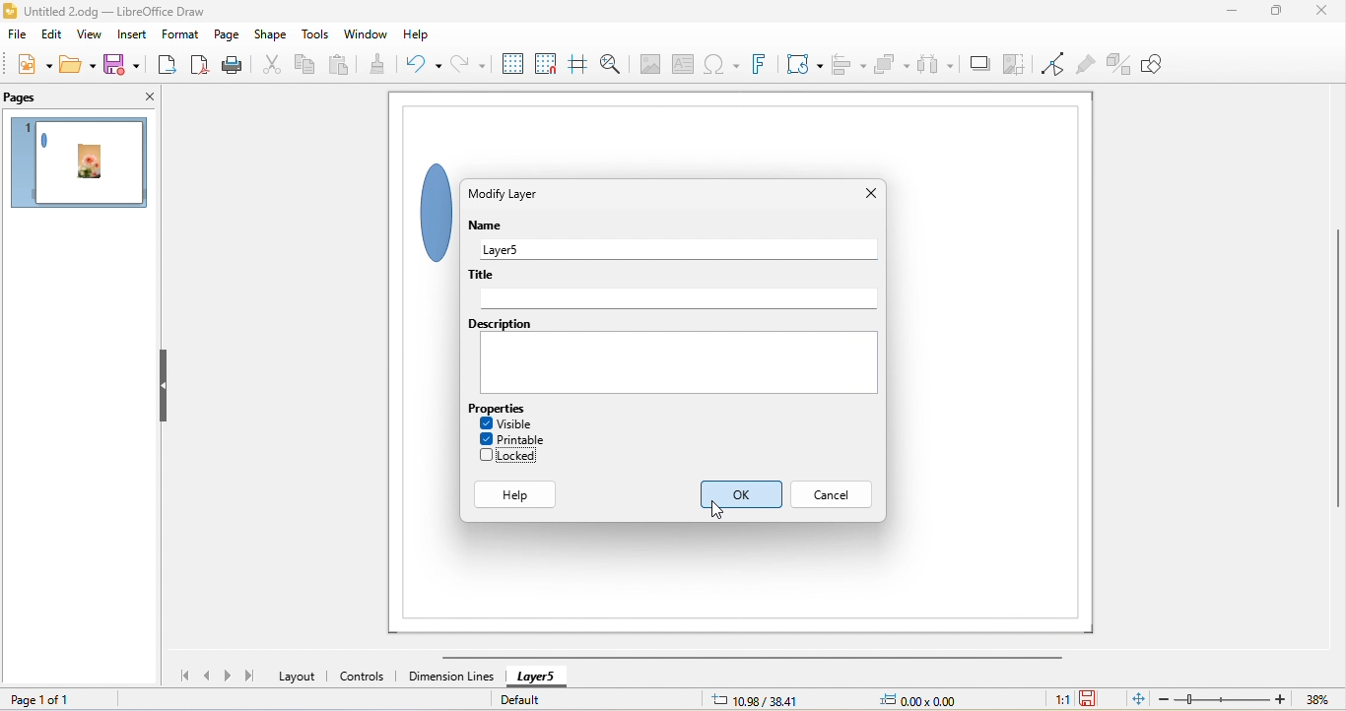  Describe the element at coordinates (250, 675) in the screenshot. I see `last page` at that location.